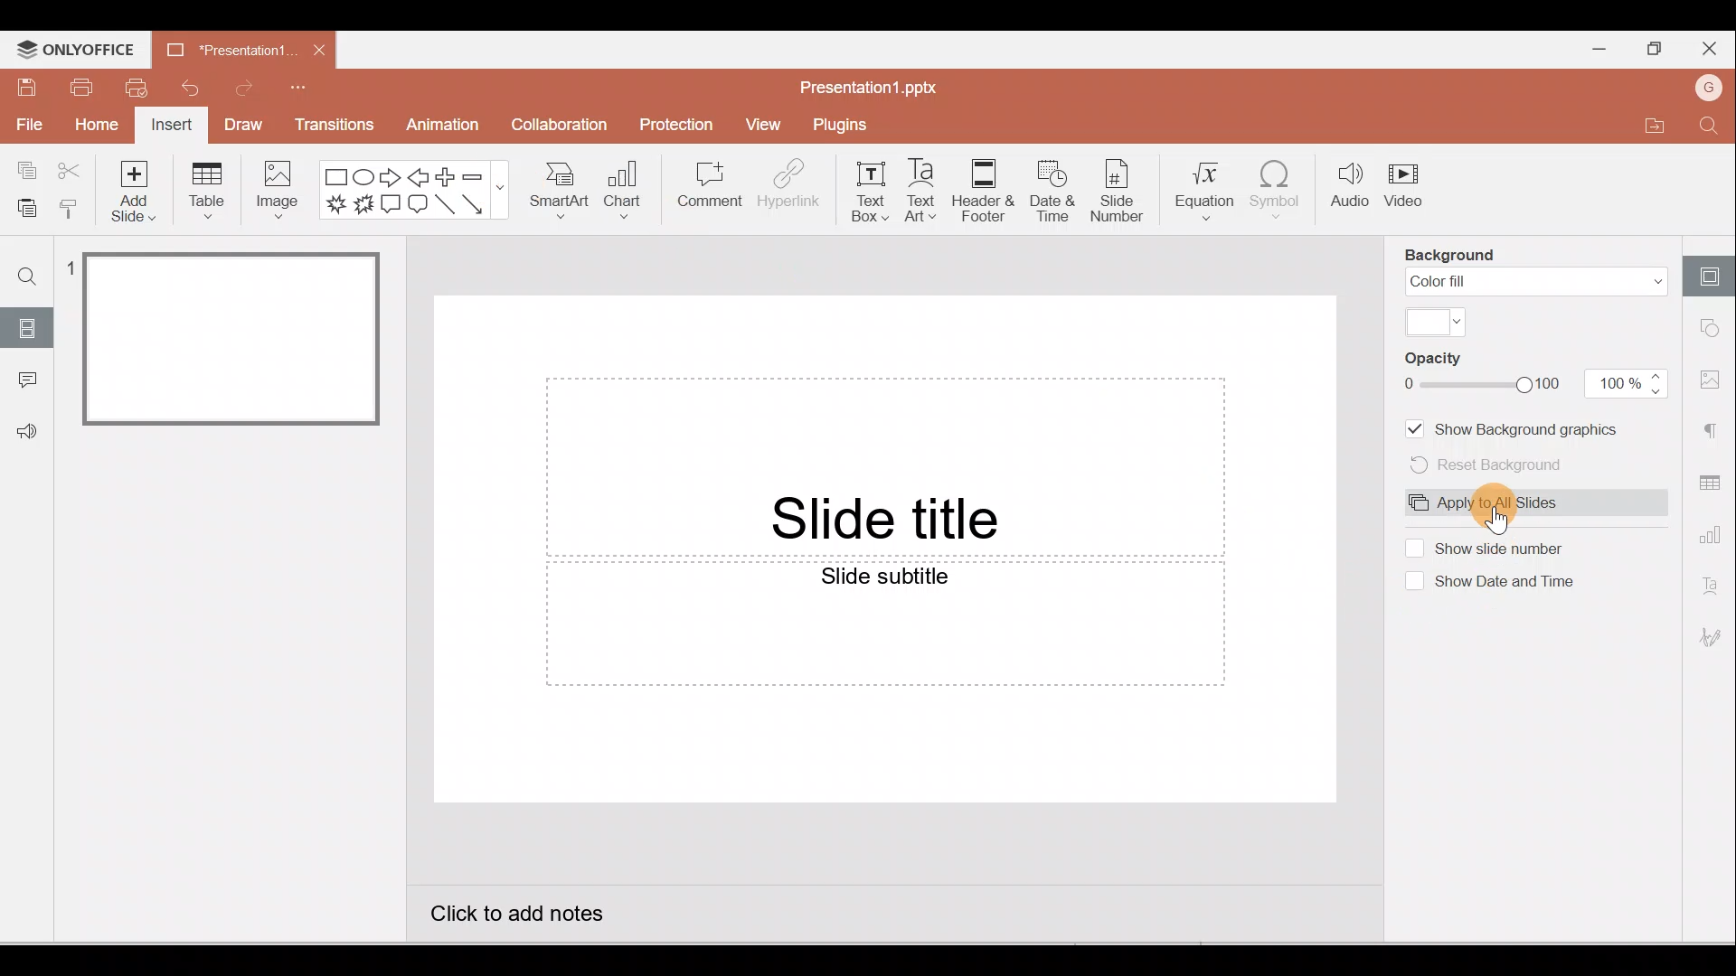 The width and height of the screenshot is (1736, 976). What do you see at coordinates (253, 843) in the screenshot?
I see `Master slide 4` at bounding box center [253, 843].